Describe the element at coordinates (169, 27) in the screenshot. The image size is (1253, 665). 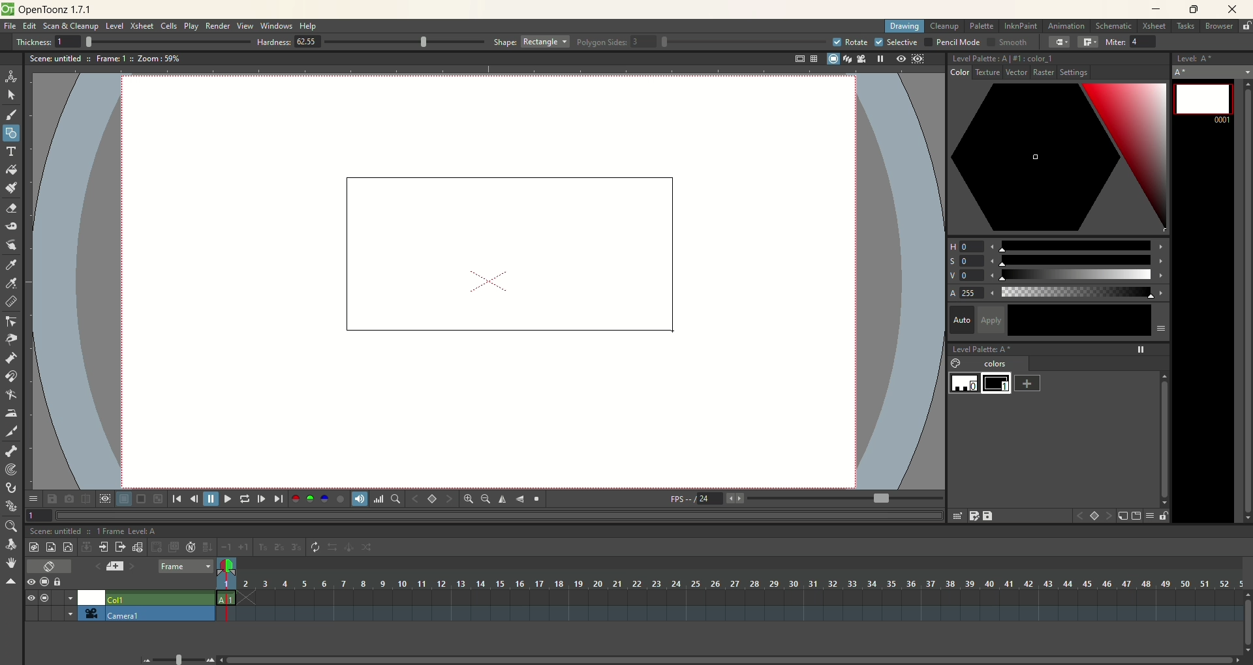
I see `cells` at that location.